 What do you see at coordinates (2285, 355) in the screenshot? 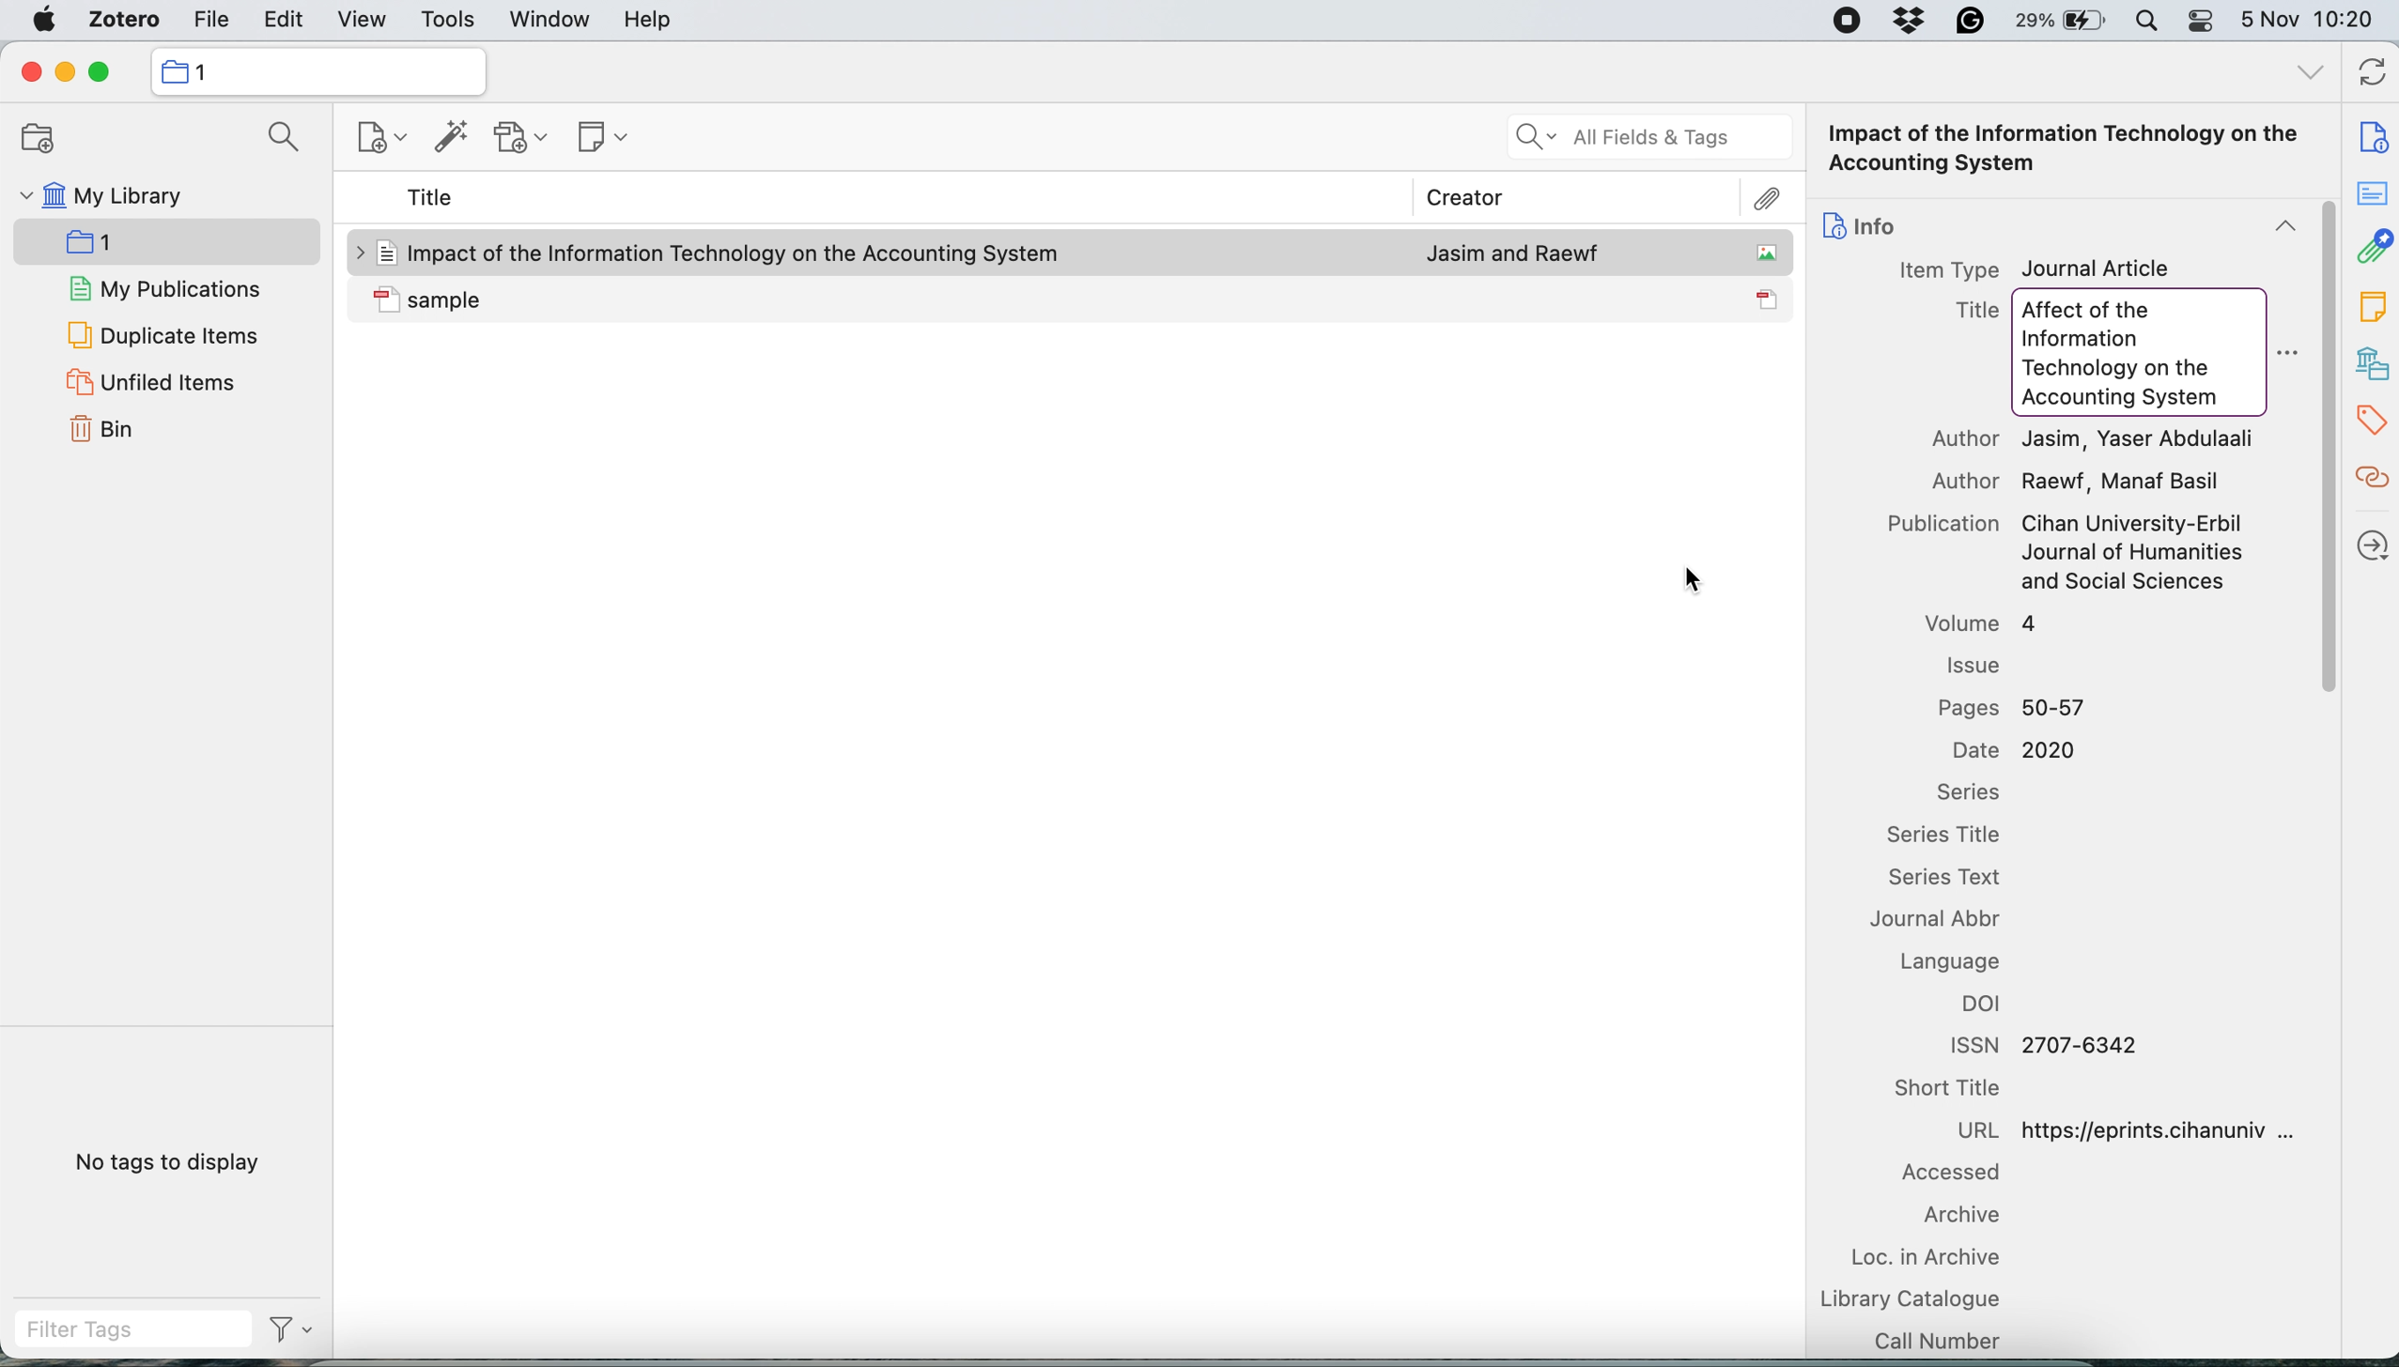
I see `more options` at bounding box center [2285, 355].